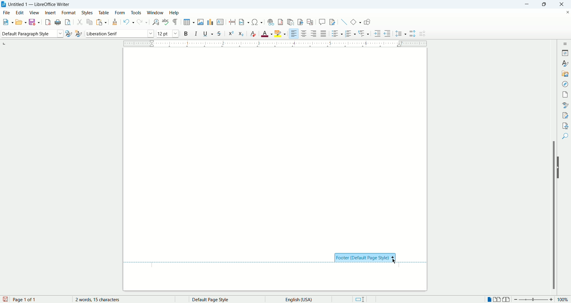 This screenshot has width=571, height=303. I want to click on scroll bar, so click(555, 167).